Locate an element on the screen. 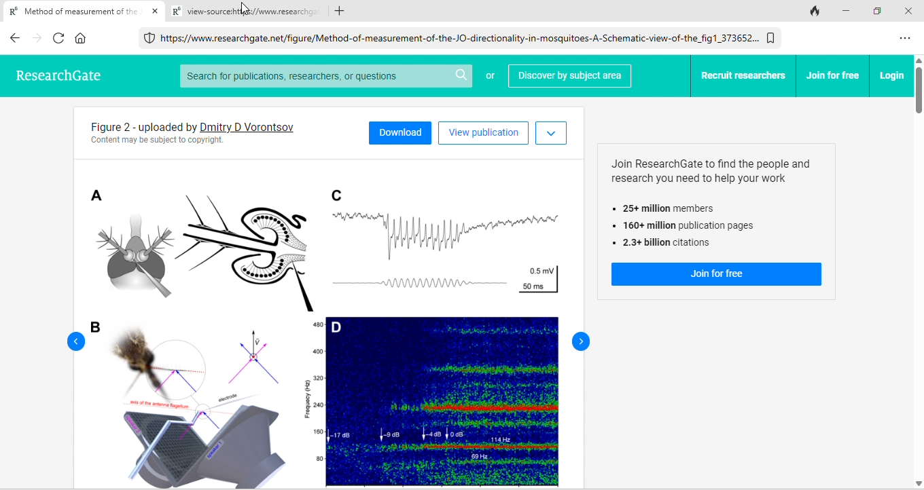  Figure 2 - uploaded by Dmitry D Vorontsov is located at coordinates (138, 127).